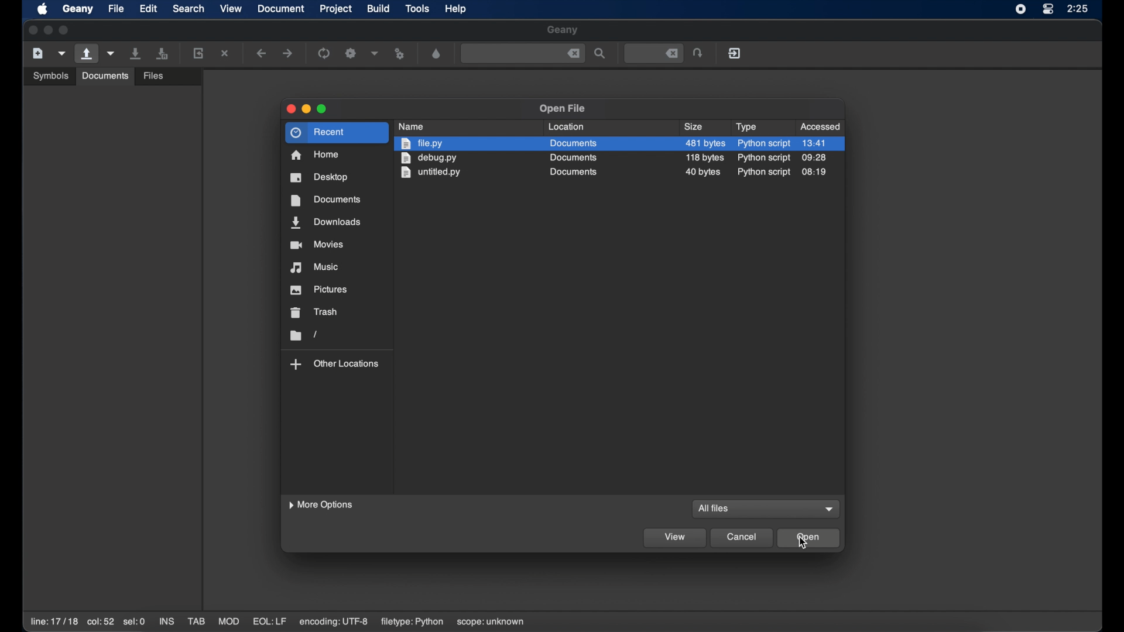 This screenshot has width=1124, height=632. I want to click on find the entered text in the current file, so click(522, 53).